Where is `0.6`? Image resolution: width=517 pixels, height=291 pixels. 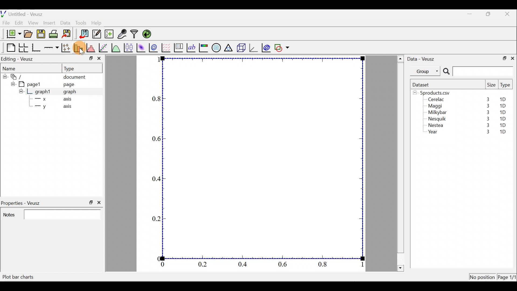 0.6 is located at coordinates (285, 266).